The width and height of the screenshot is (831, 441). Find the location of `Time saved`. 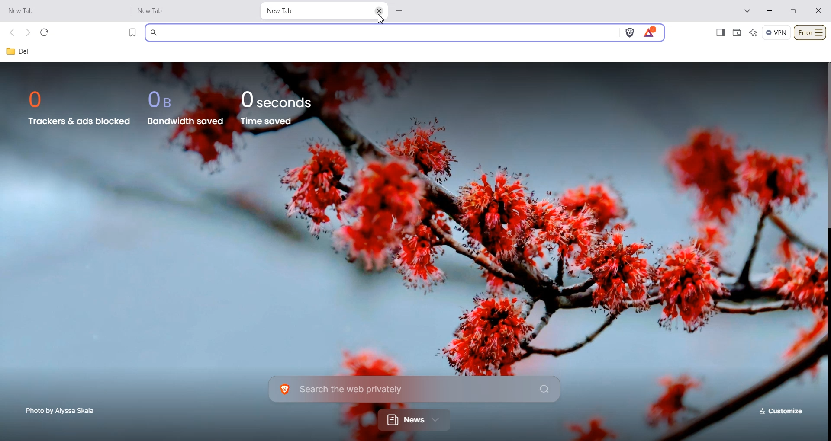

Time saved is located at coordinates (267, 121).